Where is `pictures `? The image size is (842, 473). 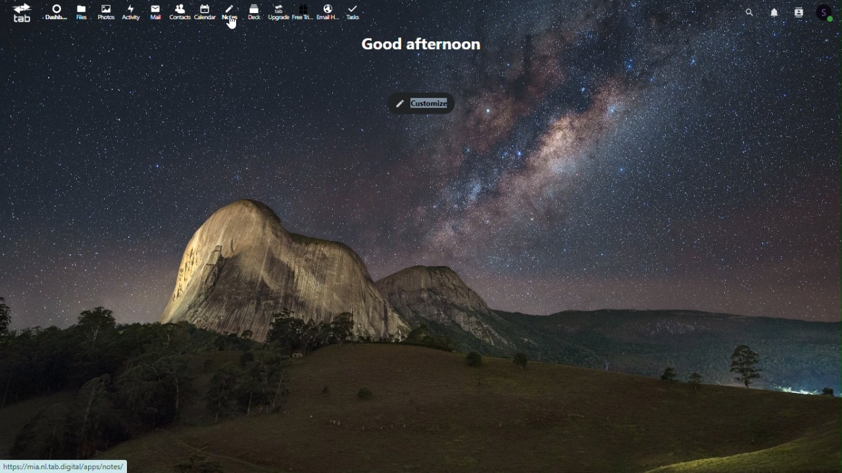 pictures  is located at coordinates (103, 11).